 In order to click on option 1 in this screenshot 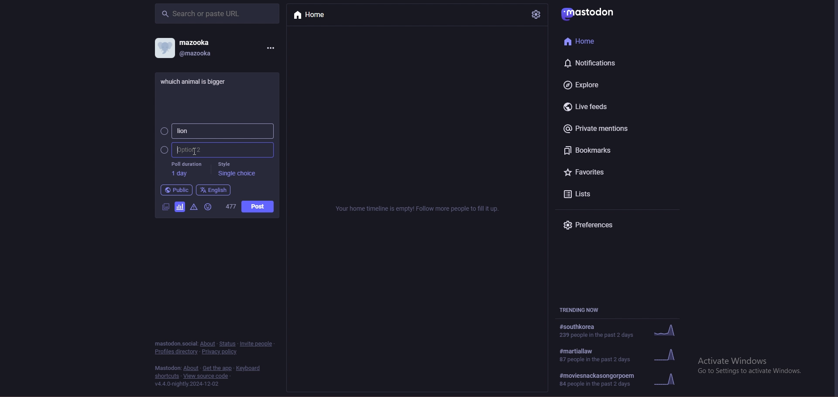, I will do `click(216, 131)`.